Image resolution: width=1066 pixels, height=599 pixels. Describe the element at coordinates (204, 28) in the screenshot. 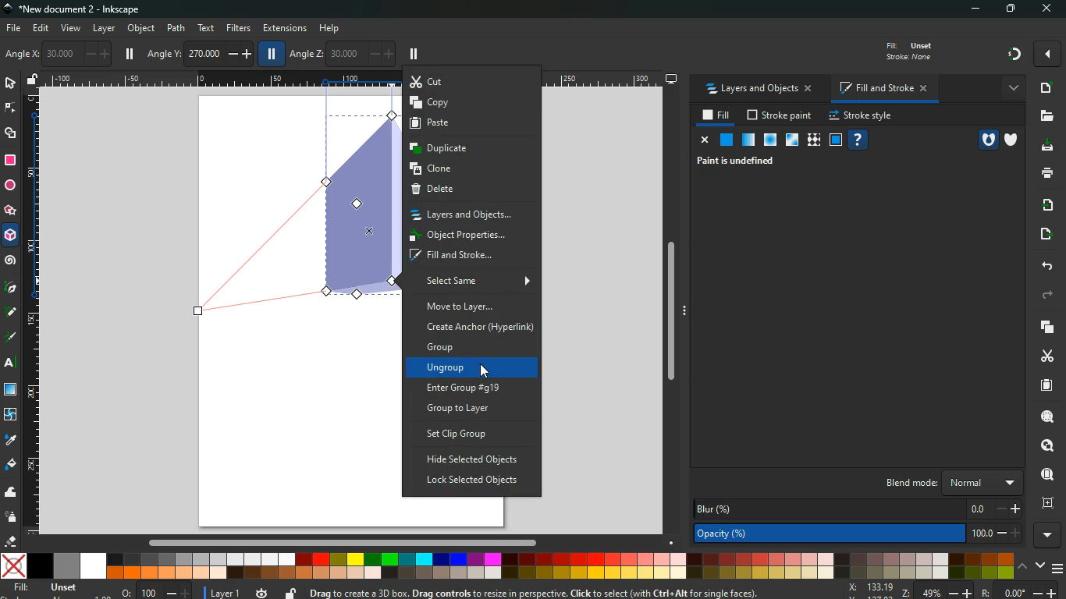

I see `text` at that location.